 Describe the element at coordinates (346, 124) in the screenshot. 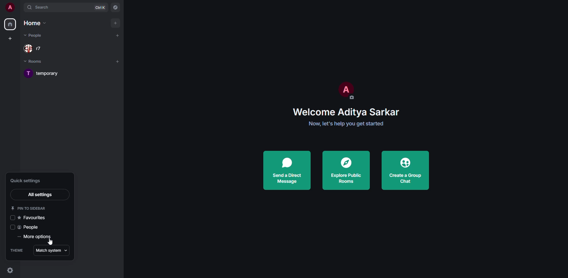

I see `get started` at that location.